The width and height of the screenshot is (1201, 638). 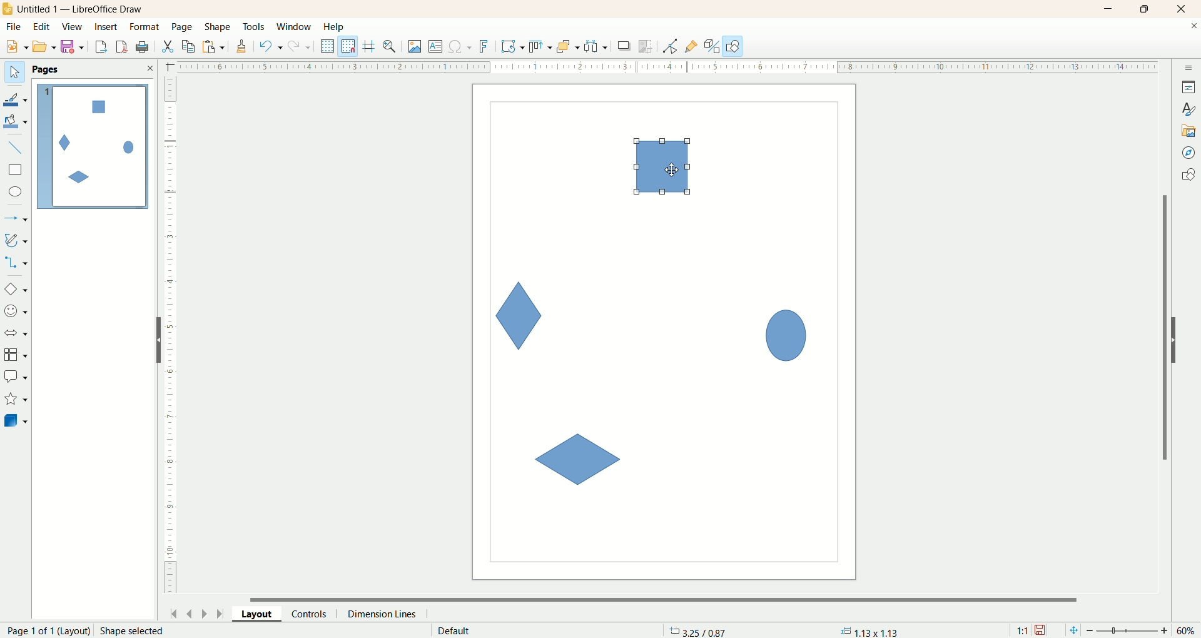 What do you see at coordinates (271, 46) in the screenshot?
I see `undo` at bounding box center [271, 46].